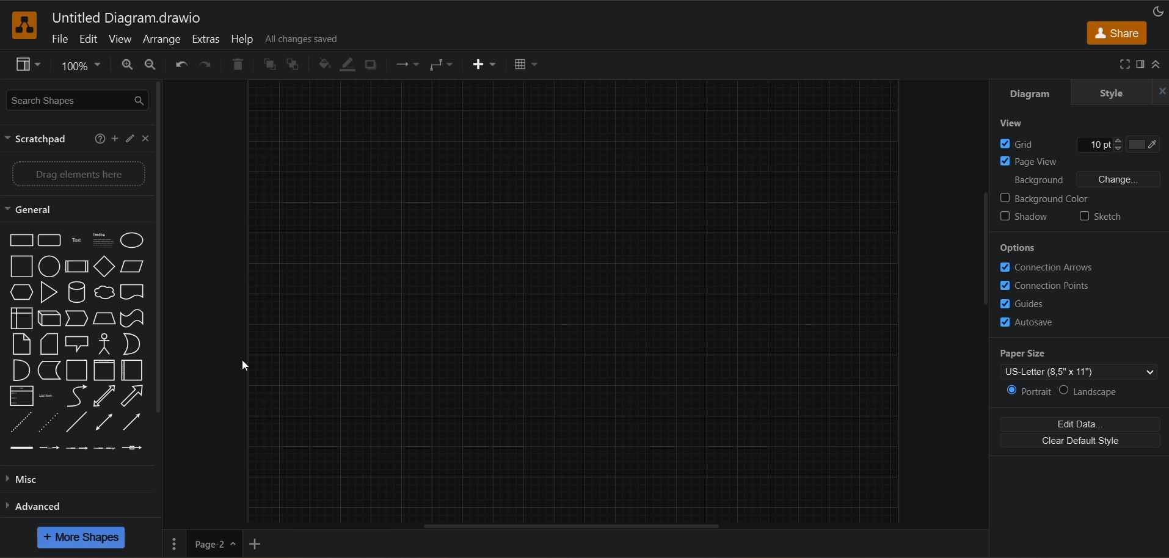 This screenshot has width=1169, height=558. What do you see at coordinates (1124, 64) in the screenshot?
I see `fullscreen` at bounding box center [1124, 64].